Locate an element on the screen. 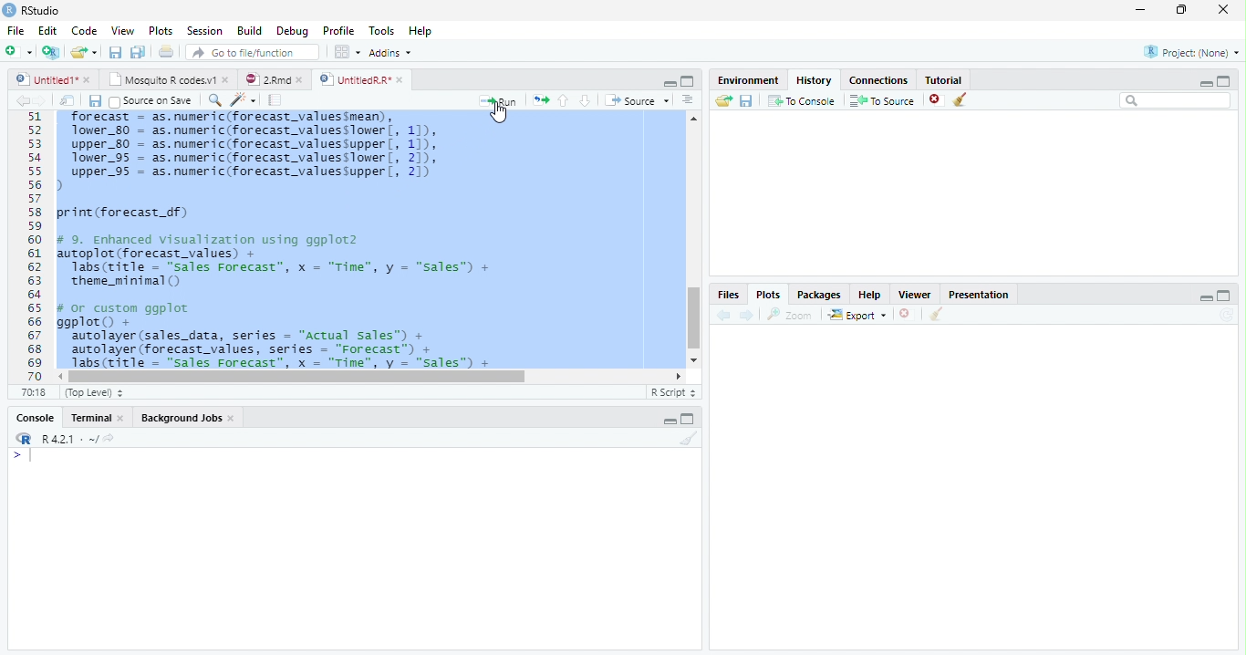 This screenshot has height=655, width=1246. Session is located at coordinates (206, 31).